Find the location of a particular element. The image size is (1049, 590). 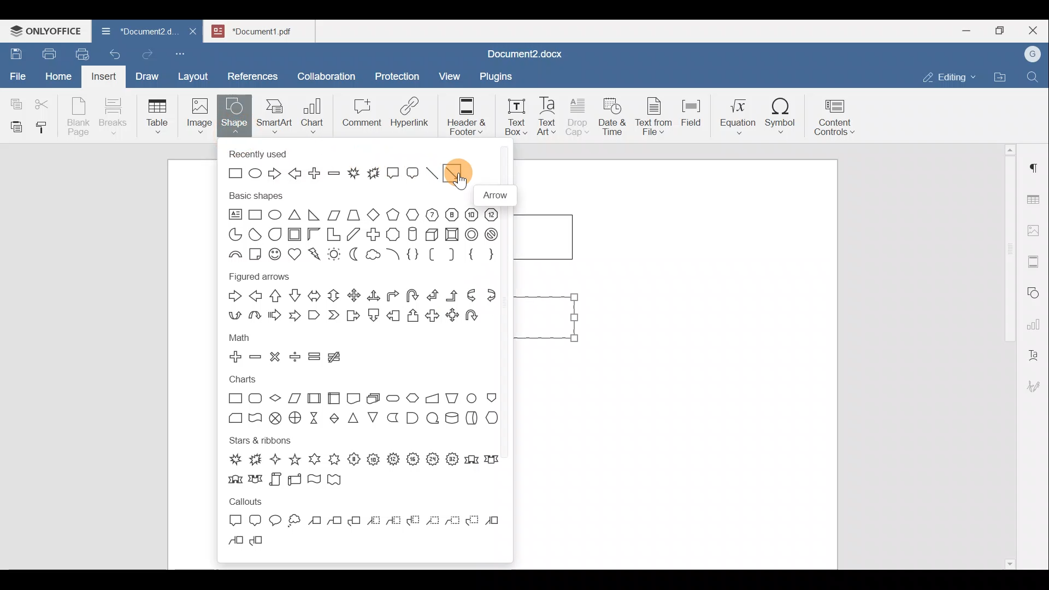

File is located at coordinates (19, 73).